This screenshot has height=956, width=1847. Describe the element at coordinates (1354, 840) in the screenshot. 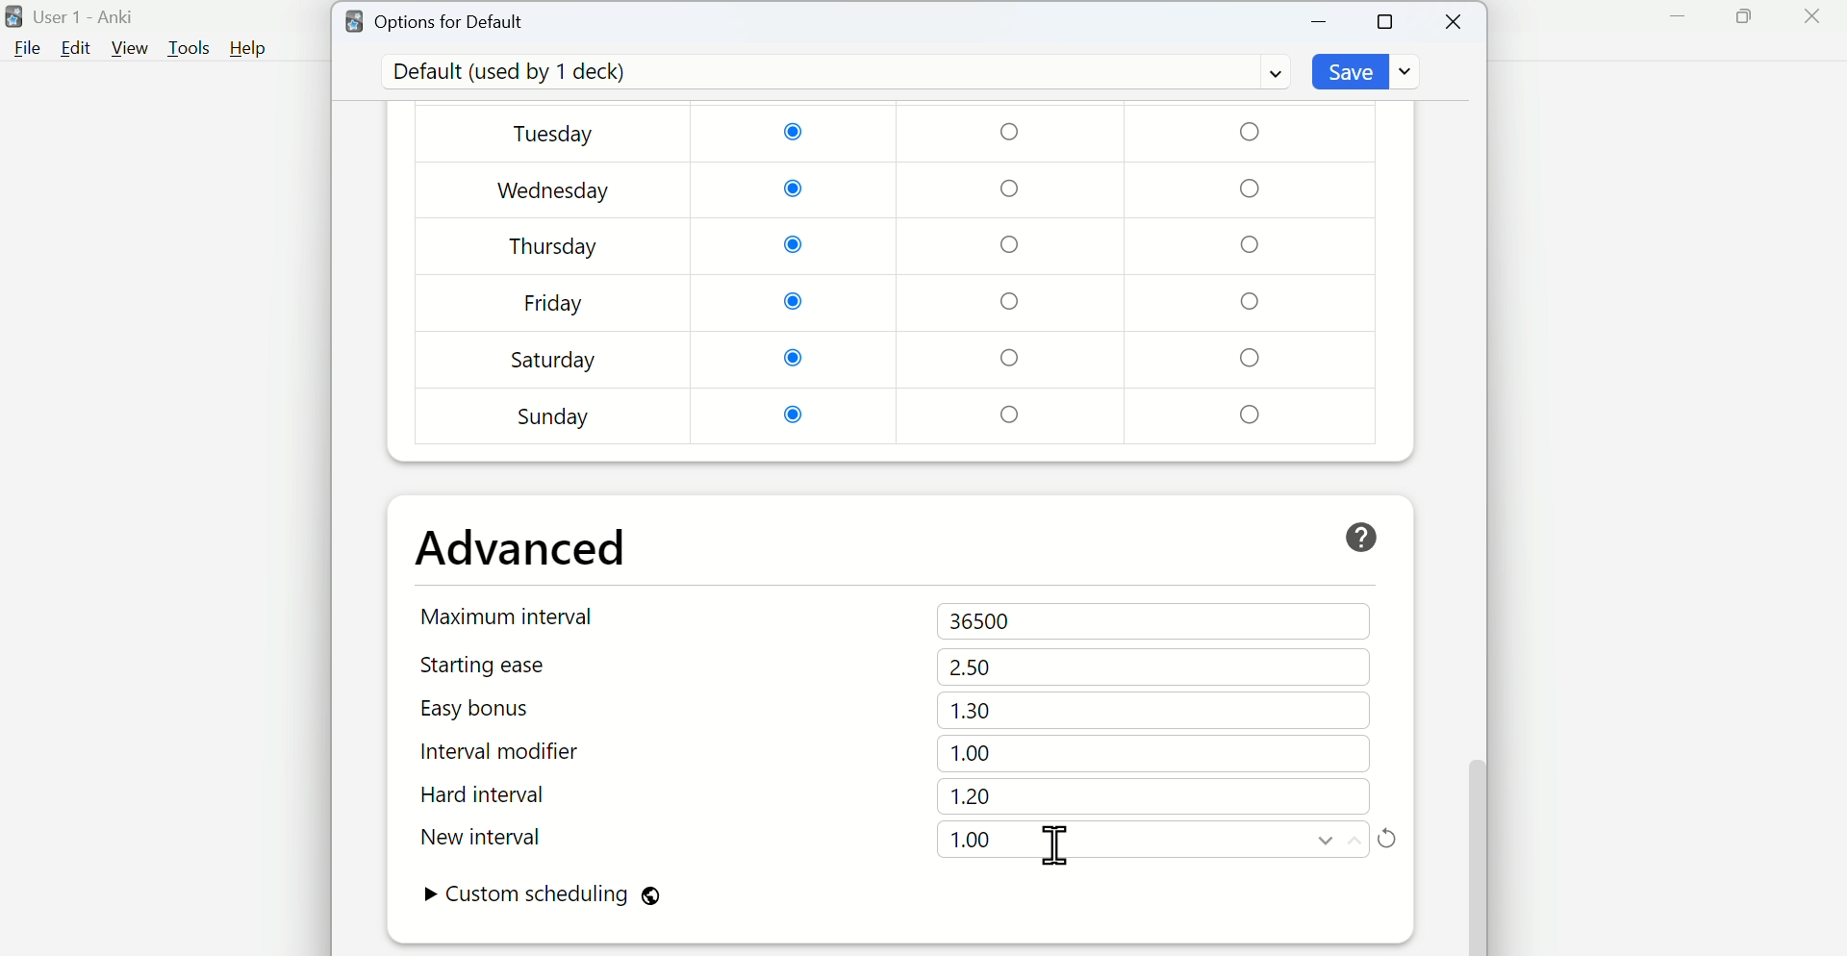

I see `Move up` at that location.